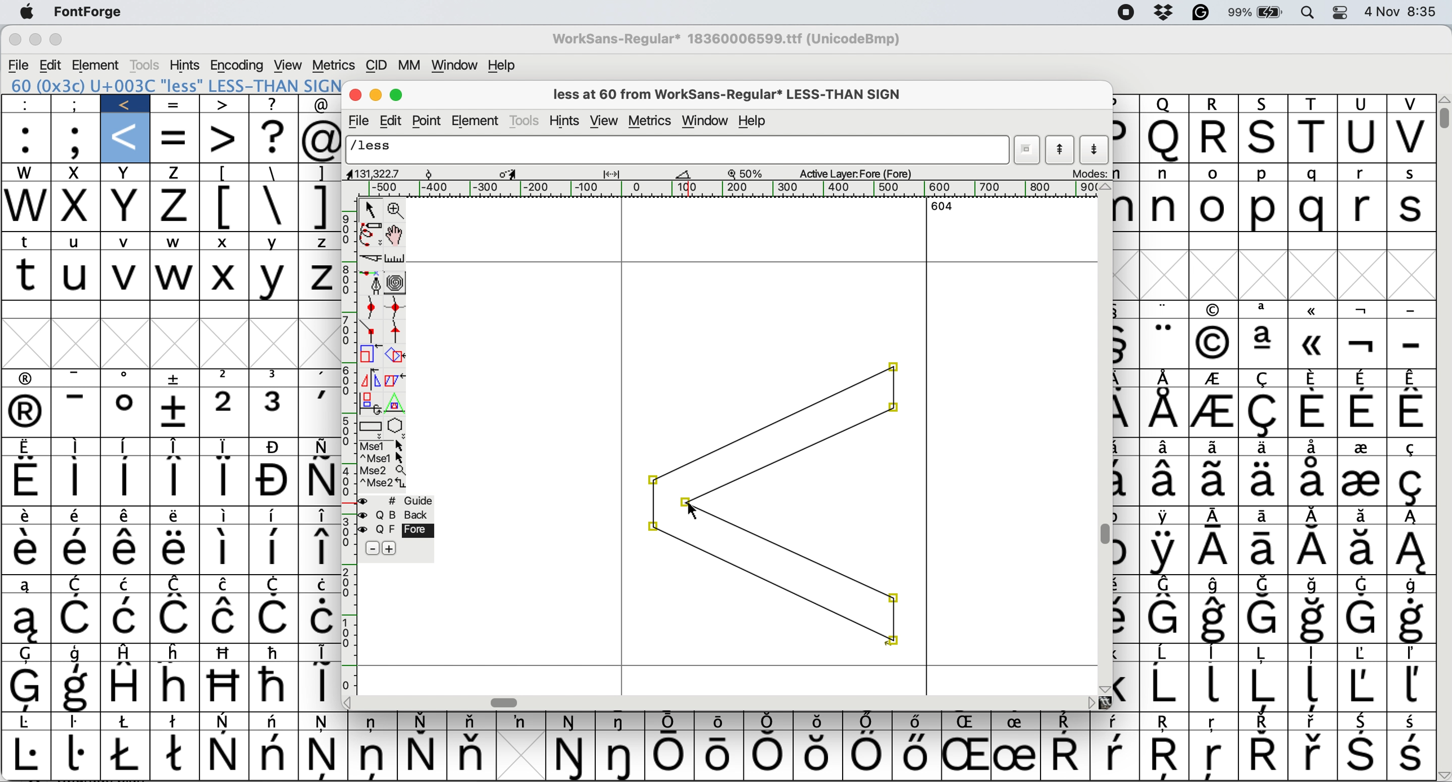 The height and width of the screenshot is (782, 1452). I want to click on grammarly, so click(1199, 13).